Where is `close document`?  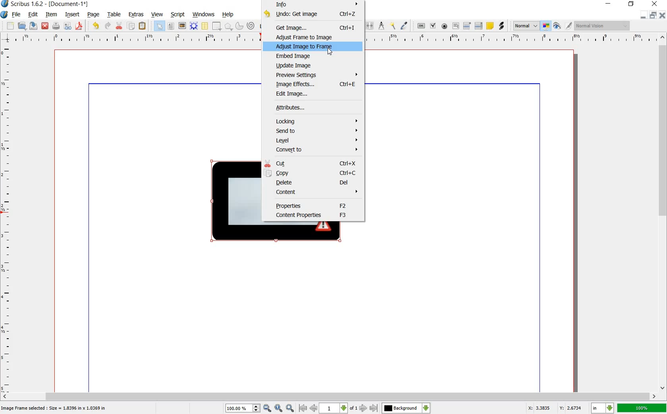
close document is located at coordinates (663, 14).